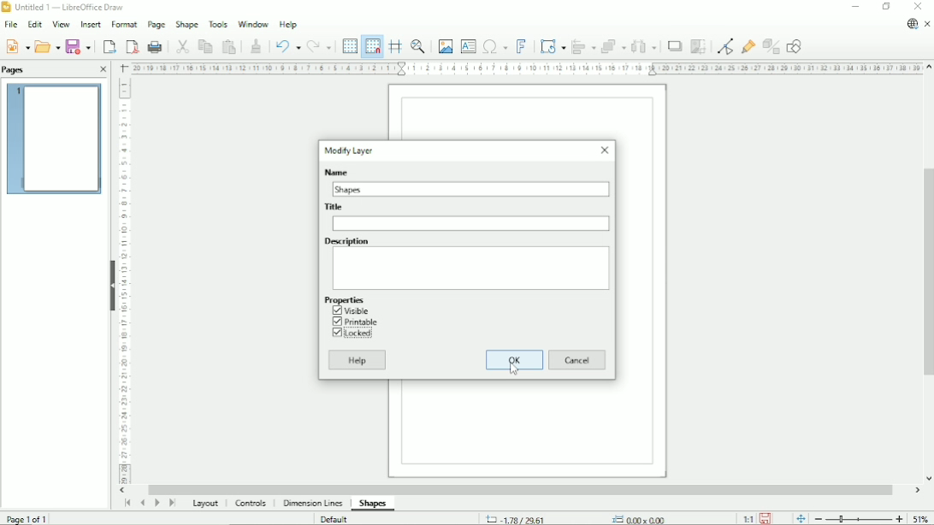  Describe the element at coordinates (335, 171) in the screenshot. I see `Name` at that location.